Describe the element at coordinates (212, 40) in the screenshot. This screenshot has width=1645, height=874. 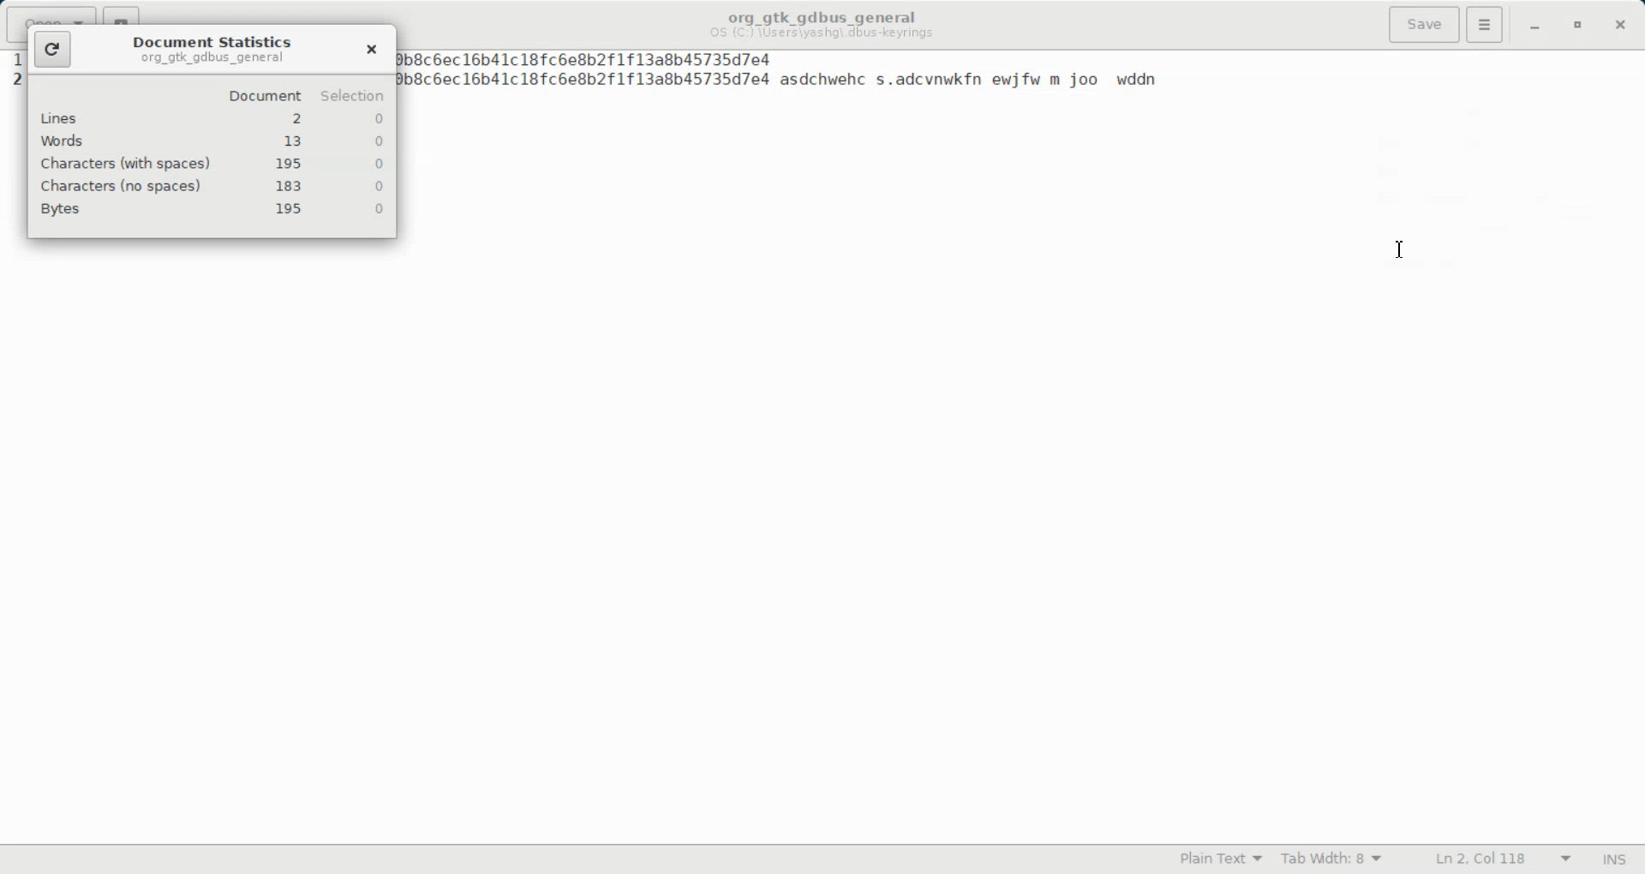
I see `Document Statistics` at that location.